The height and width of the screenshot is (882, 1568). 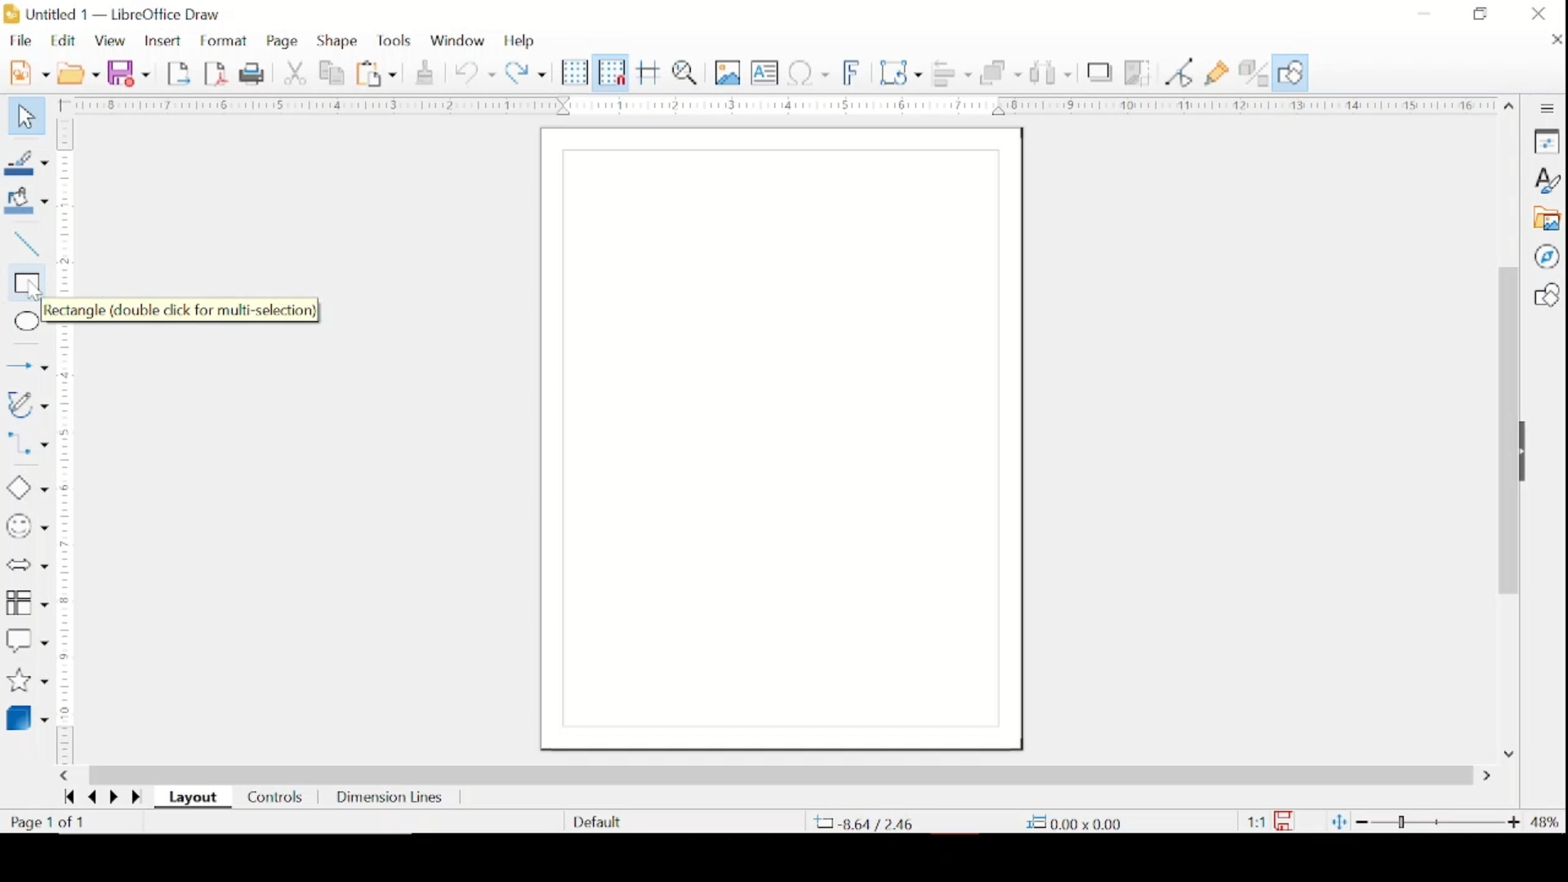 What do you see at coordinates (1546, 256) in the screenshot?
I see `navigator` at bounding box center [1546, 256].